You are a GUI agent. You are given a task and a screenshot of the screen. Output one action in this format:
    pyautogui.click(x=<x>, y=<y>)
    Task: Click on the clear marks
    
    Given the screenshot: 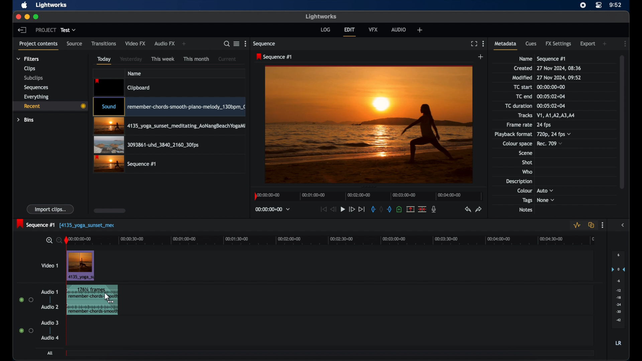 What is the action you would take?
    pyautogui.click(x=381, y=210)
    